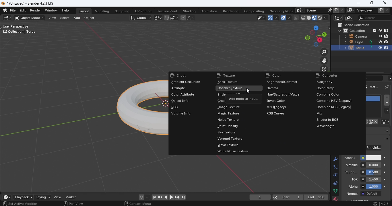  What do you see at coordinates (90, 18) in the screenshot?
I see `Object` at bounding box center [90, 18].